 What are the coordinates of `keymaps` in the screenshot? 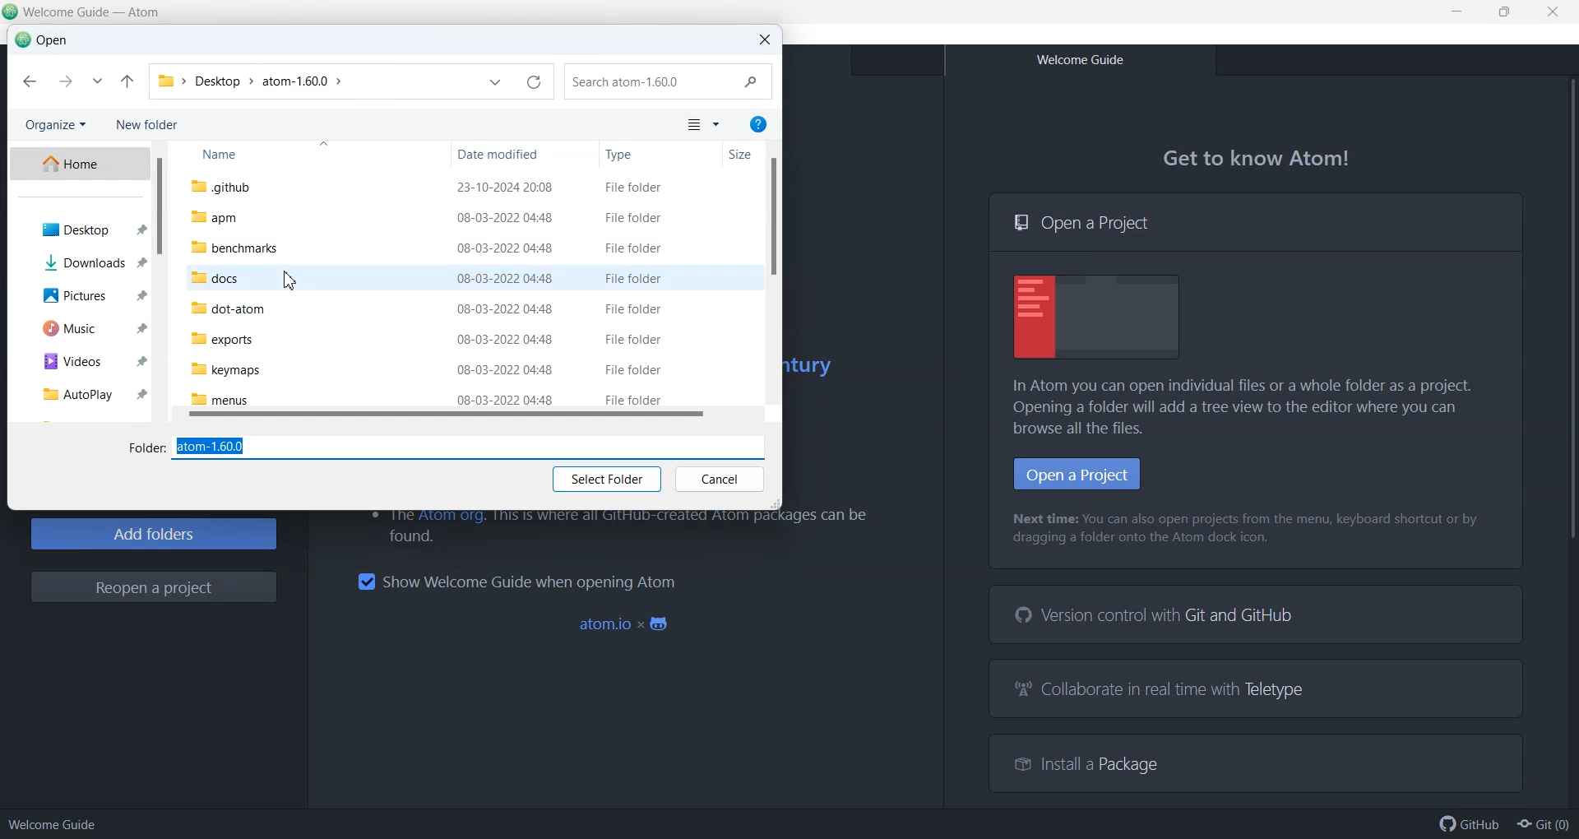 It's located at (225, 369).